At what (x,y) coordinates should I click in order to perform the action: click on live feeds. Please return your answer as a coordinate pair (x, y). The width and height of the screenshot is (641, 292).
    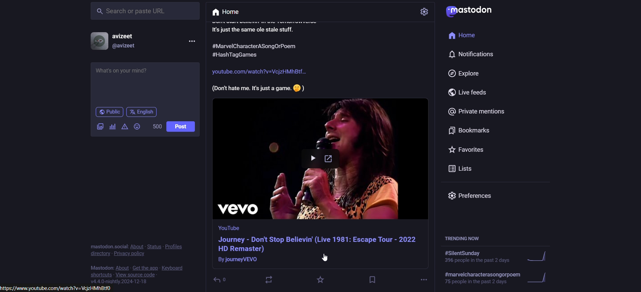
    Looking at the image, I should click on (472, 93).